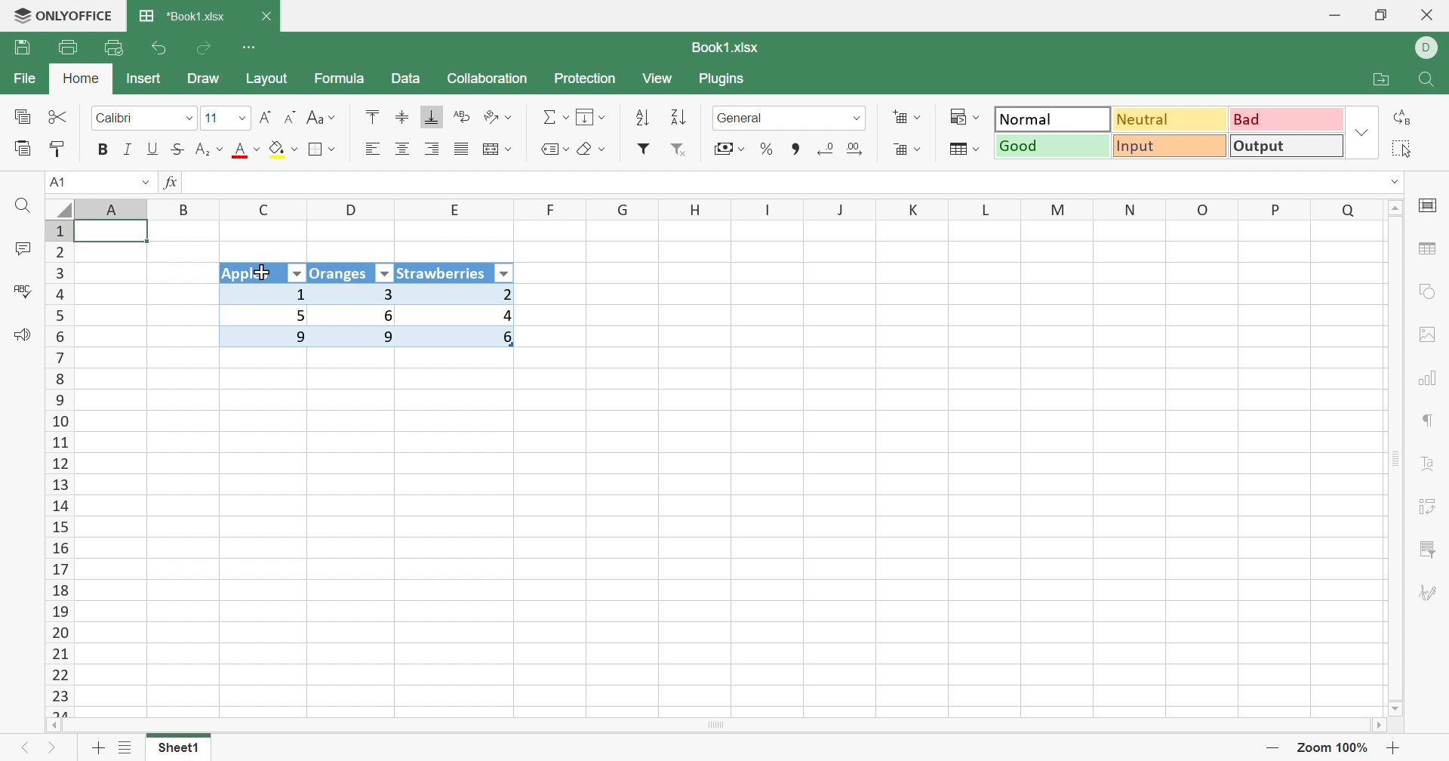 Image resolution: width=1449 pixels, height=761 pixels. Describe the element at coordinates (338, 81) in the screenshot. I see `Formula` at that location.